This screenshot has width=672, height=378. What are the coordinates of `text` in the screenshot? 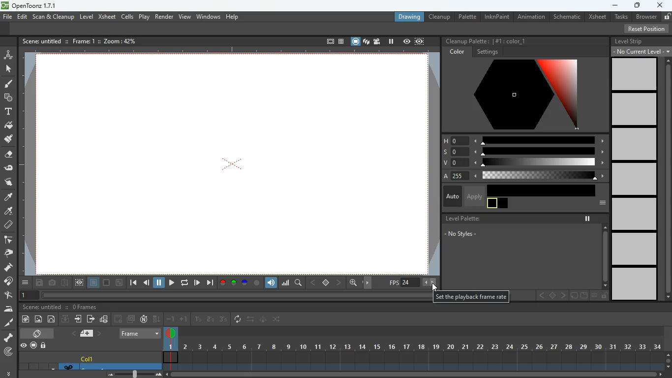 It's located at (8, 112).